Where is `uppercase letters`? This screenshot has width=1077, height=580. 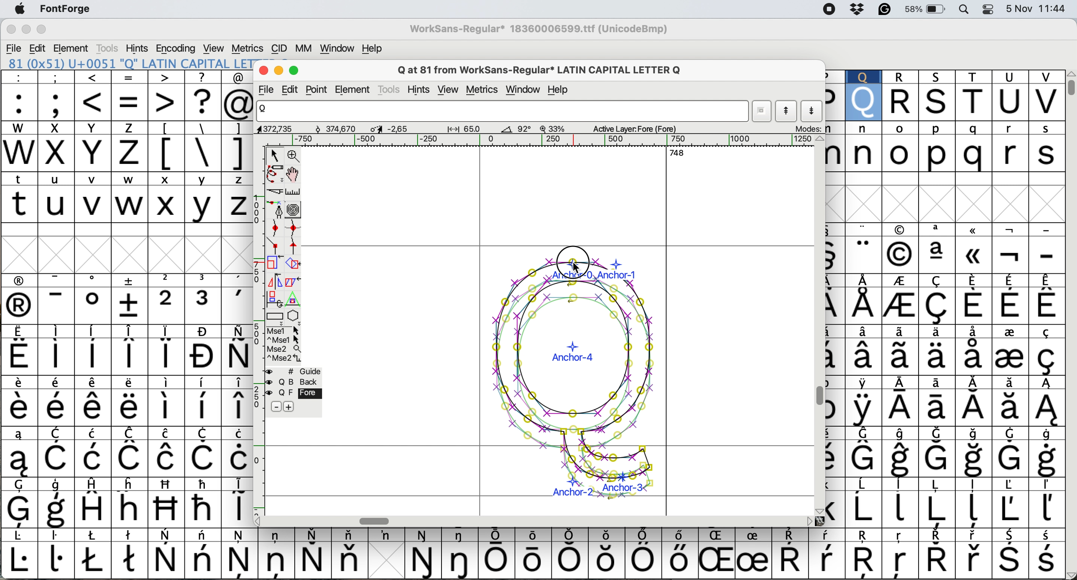 uppercase letters is located at coordinates (81, 155).